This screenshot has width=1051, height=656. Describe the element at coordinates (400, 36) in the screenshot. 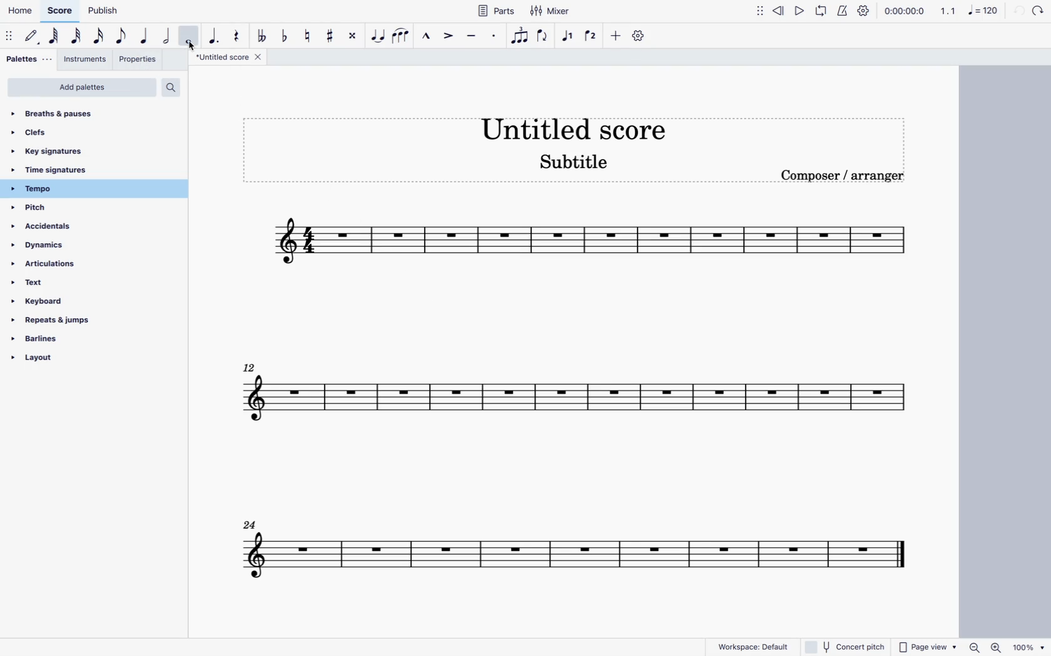

I see `slur` at that location.